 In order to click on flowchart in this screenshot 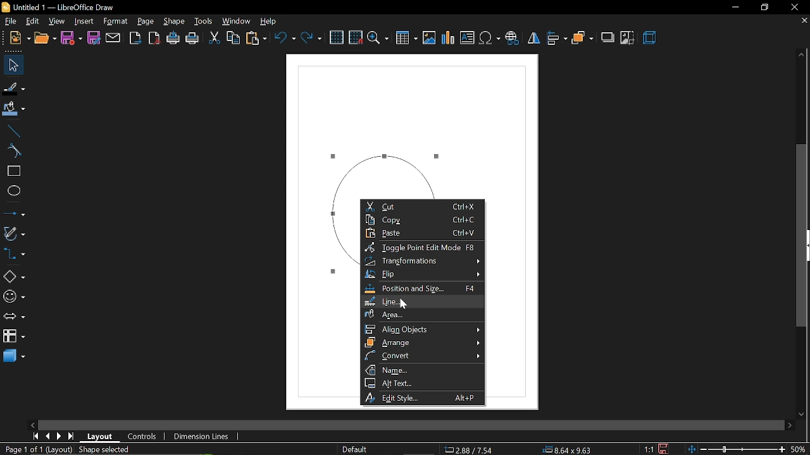, I will do `click(13, 335)`.